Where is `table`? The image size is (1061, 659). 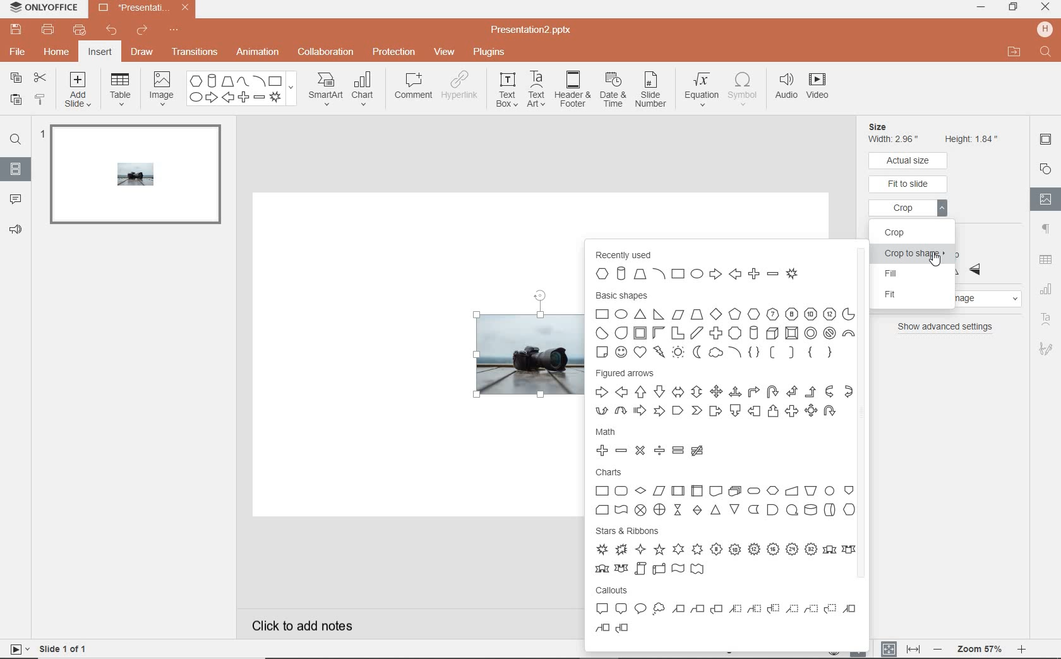
table is located at coordinates (123, 89).